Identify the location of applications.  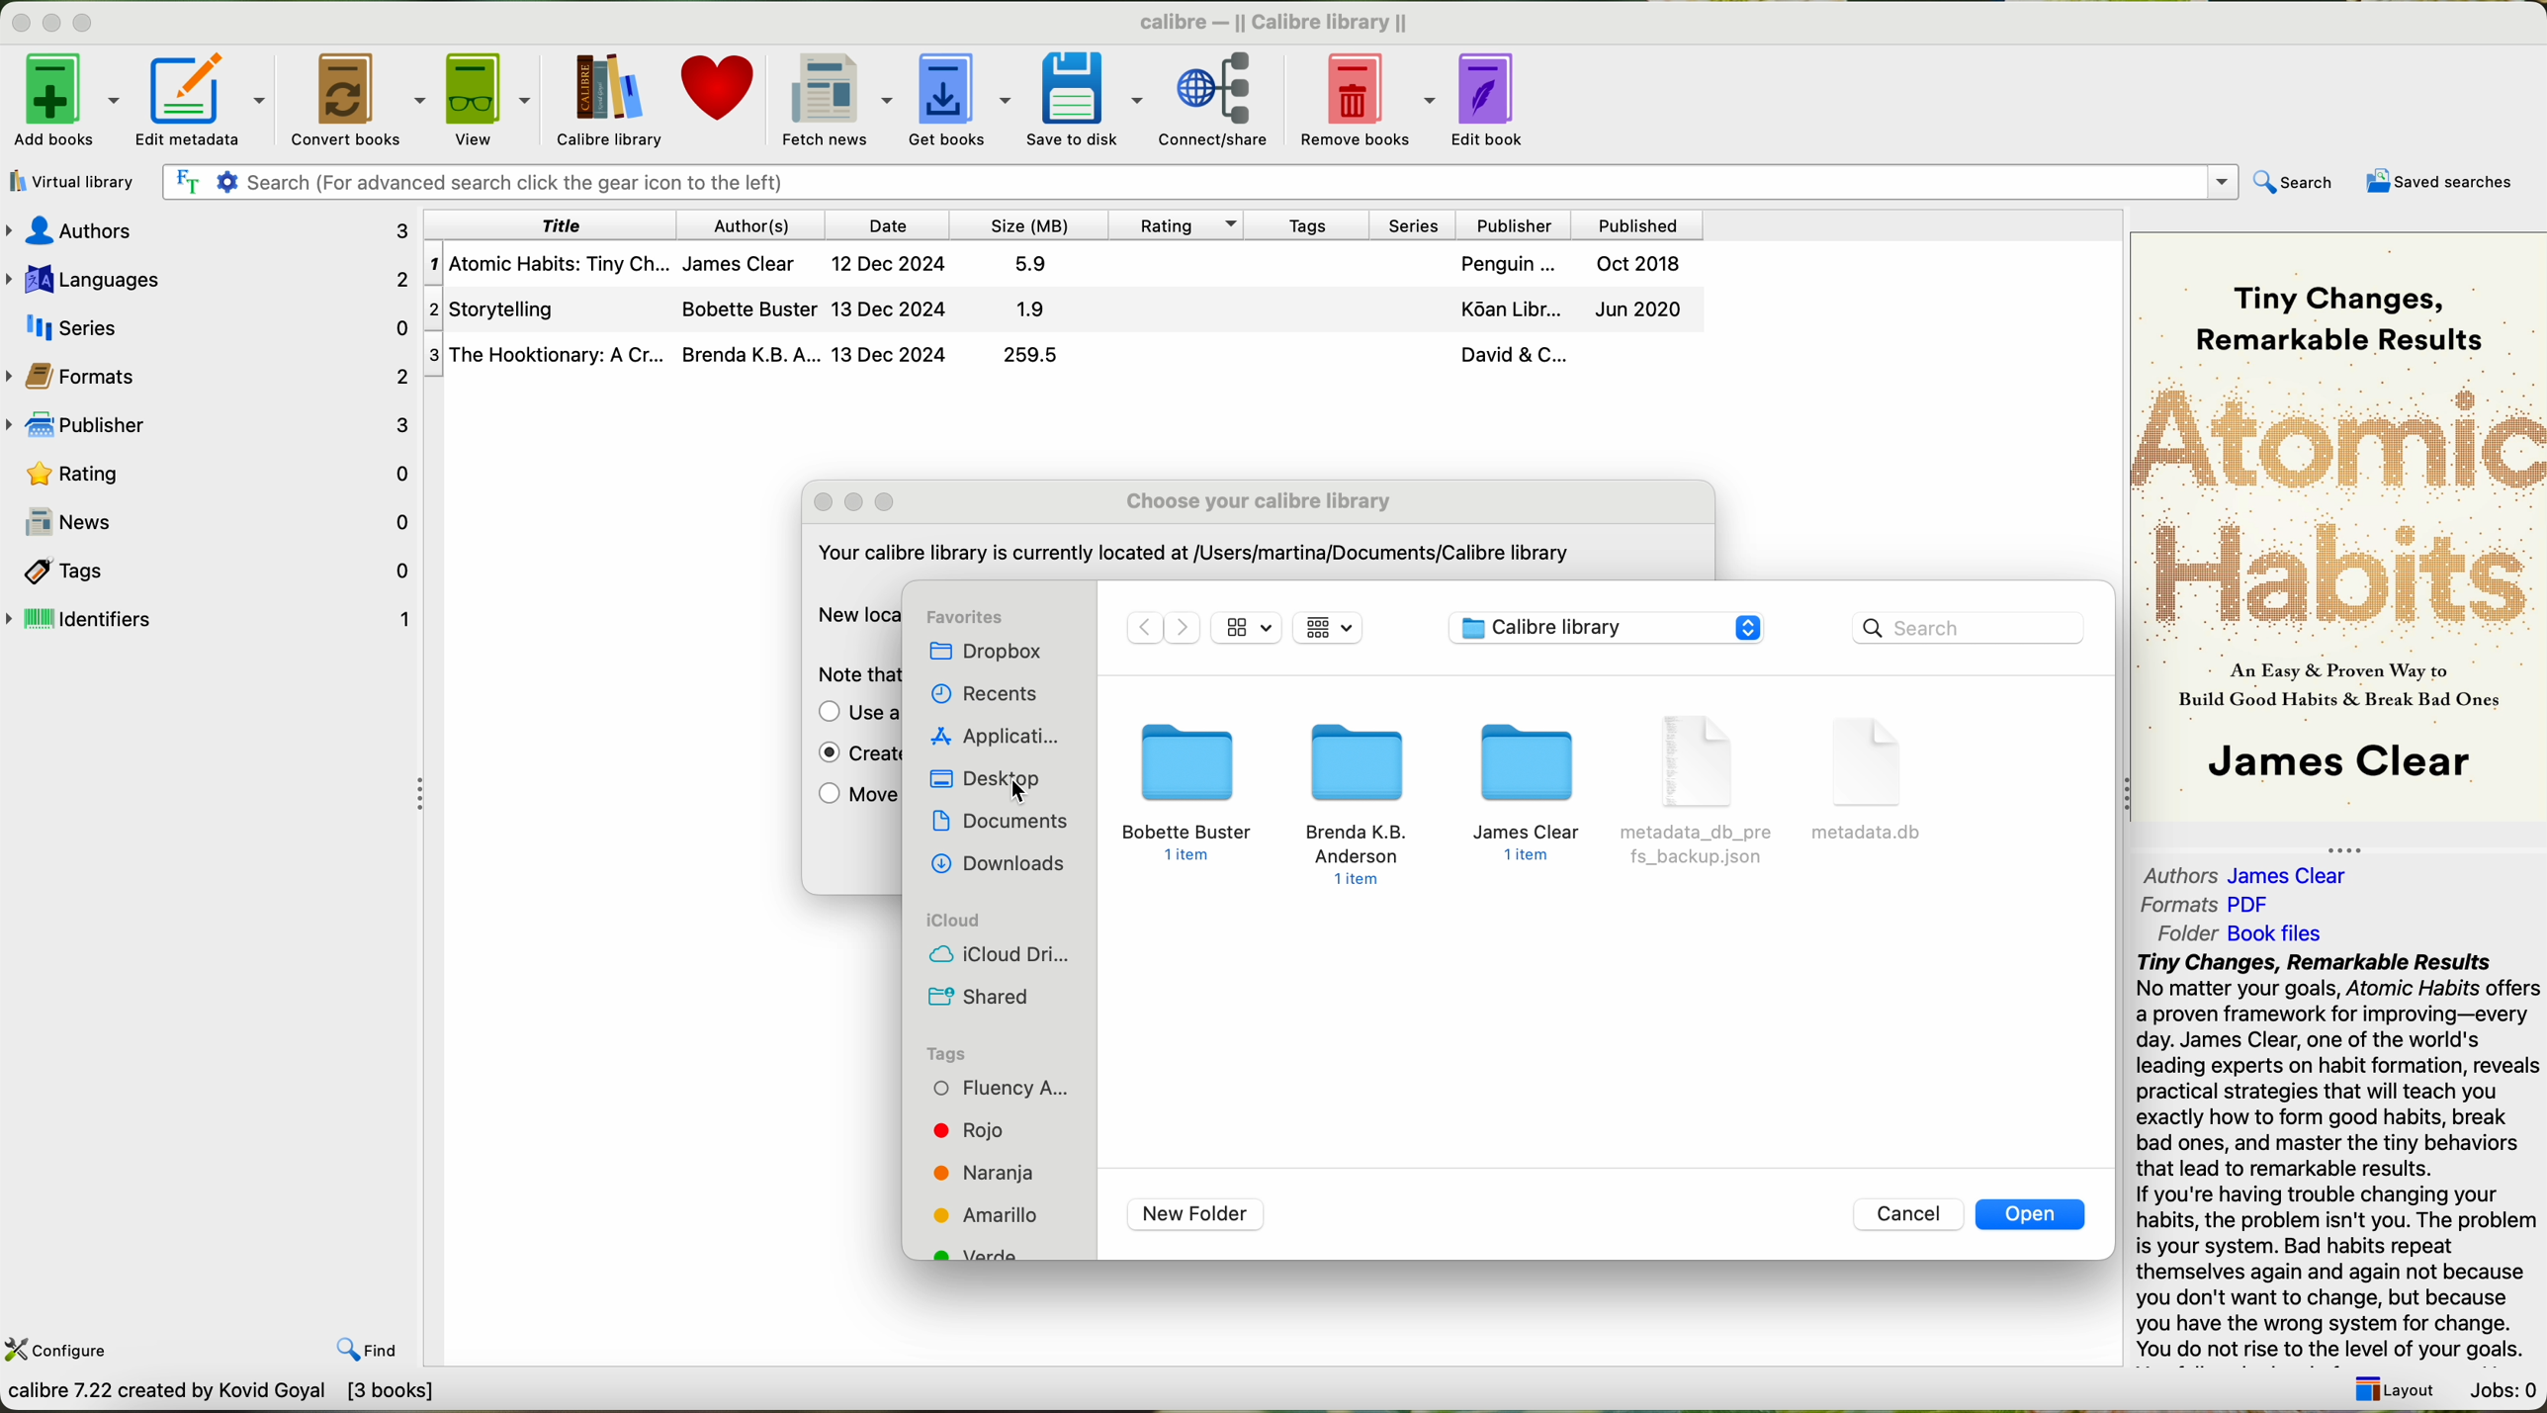
(995, 737).